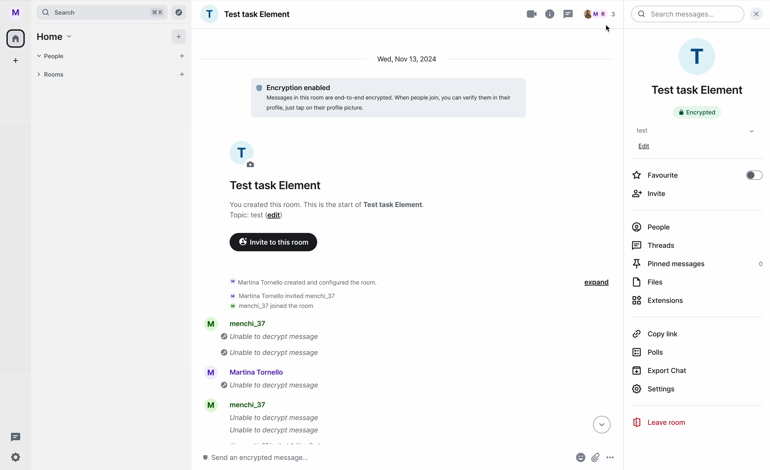 The image size is (770, 470). What do you see at coordinates (113, 74) in the screenshot?
I see `rooms tab` at bounding box center [113, 74].